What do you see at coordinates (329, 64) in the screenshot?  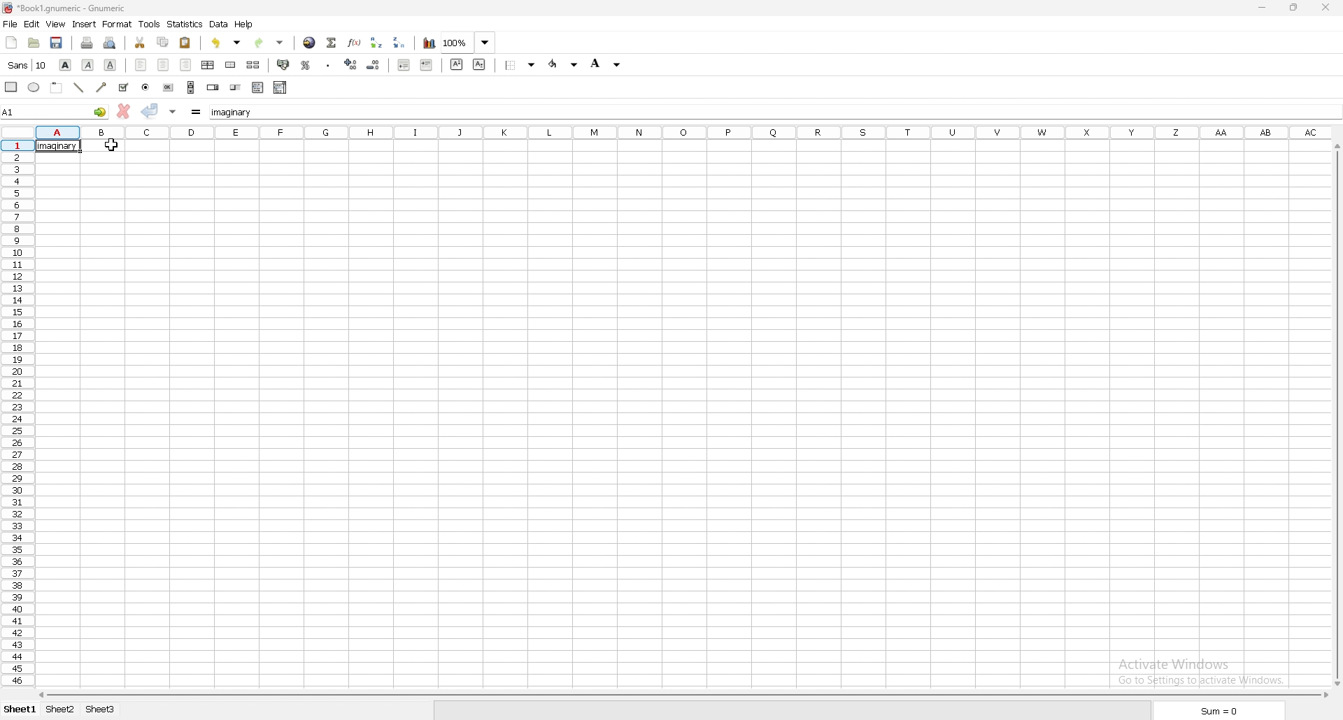 I see `thousands separator` at bounding box center [329, 64].